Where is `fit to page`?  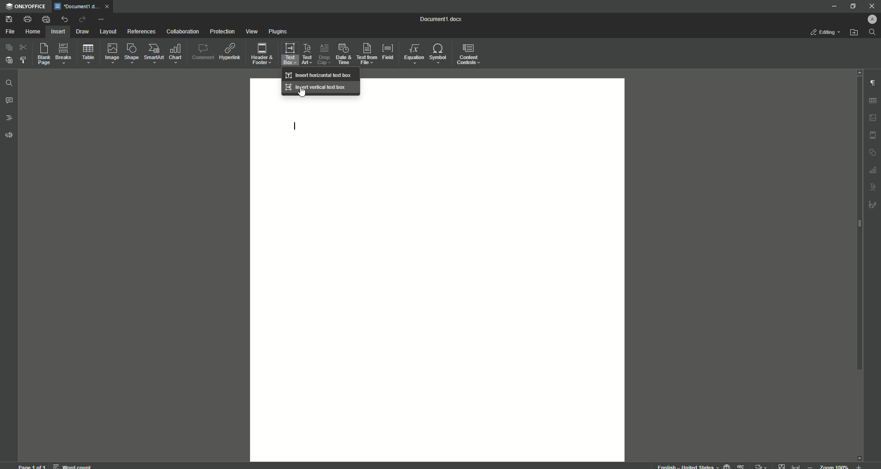 fit to page is located at coordinates (782, 466).